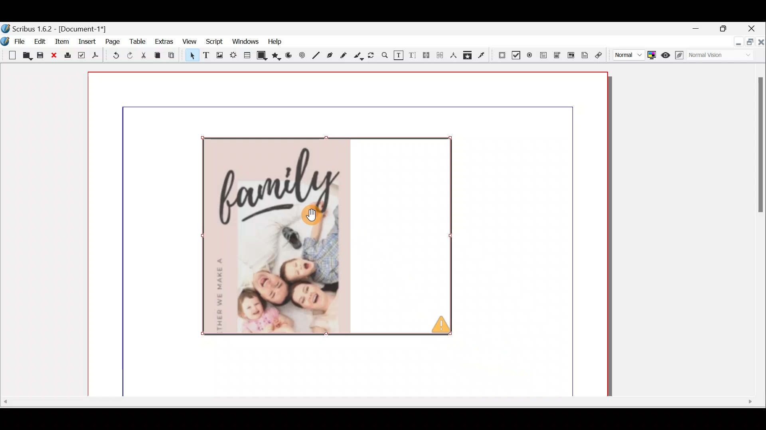 This screenshot has height=430, width=766. What do you see at coordinates (207, 56) in the screenshot?
I see `Text frame` at bounding box center [207, 56].